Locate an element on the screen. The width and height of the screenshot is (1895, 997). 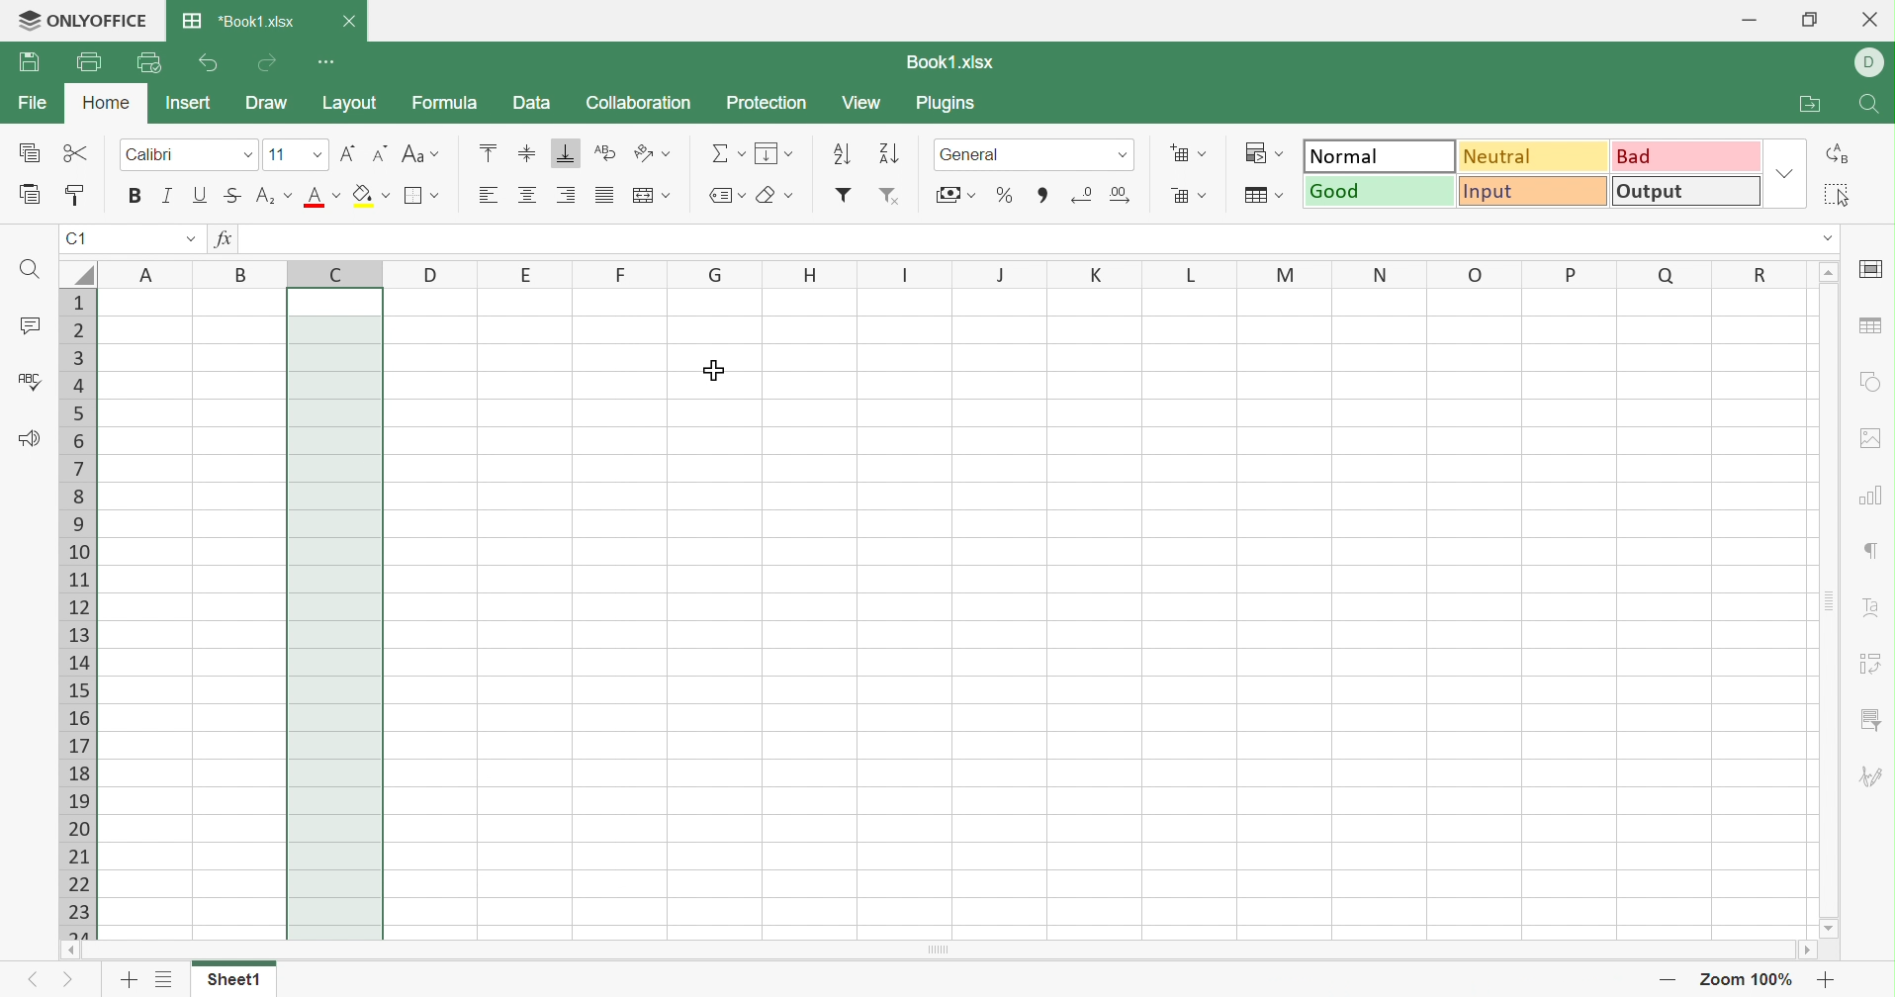
Align Center is located at coordinates (527, 195).